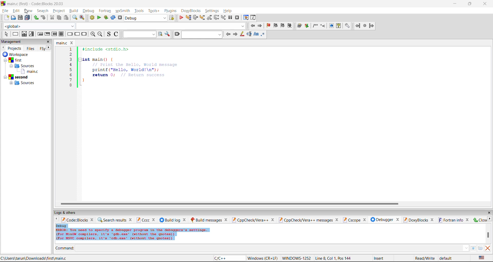 The image size is (493, 262). Describe the element at coordinates (43, 49) in the screenshot. I see `FSy` at that location.